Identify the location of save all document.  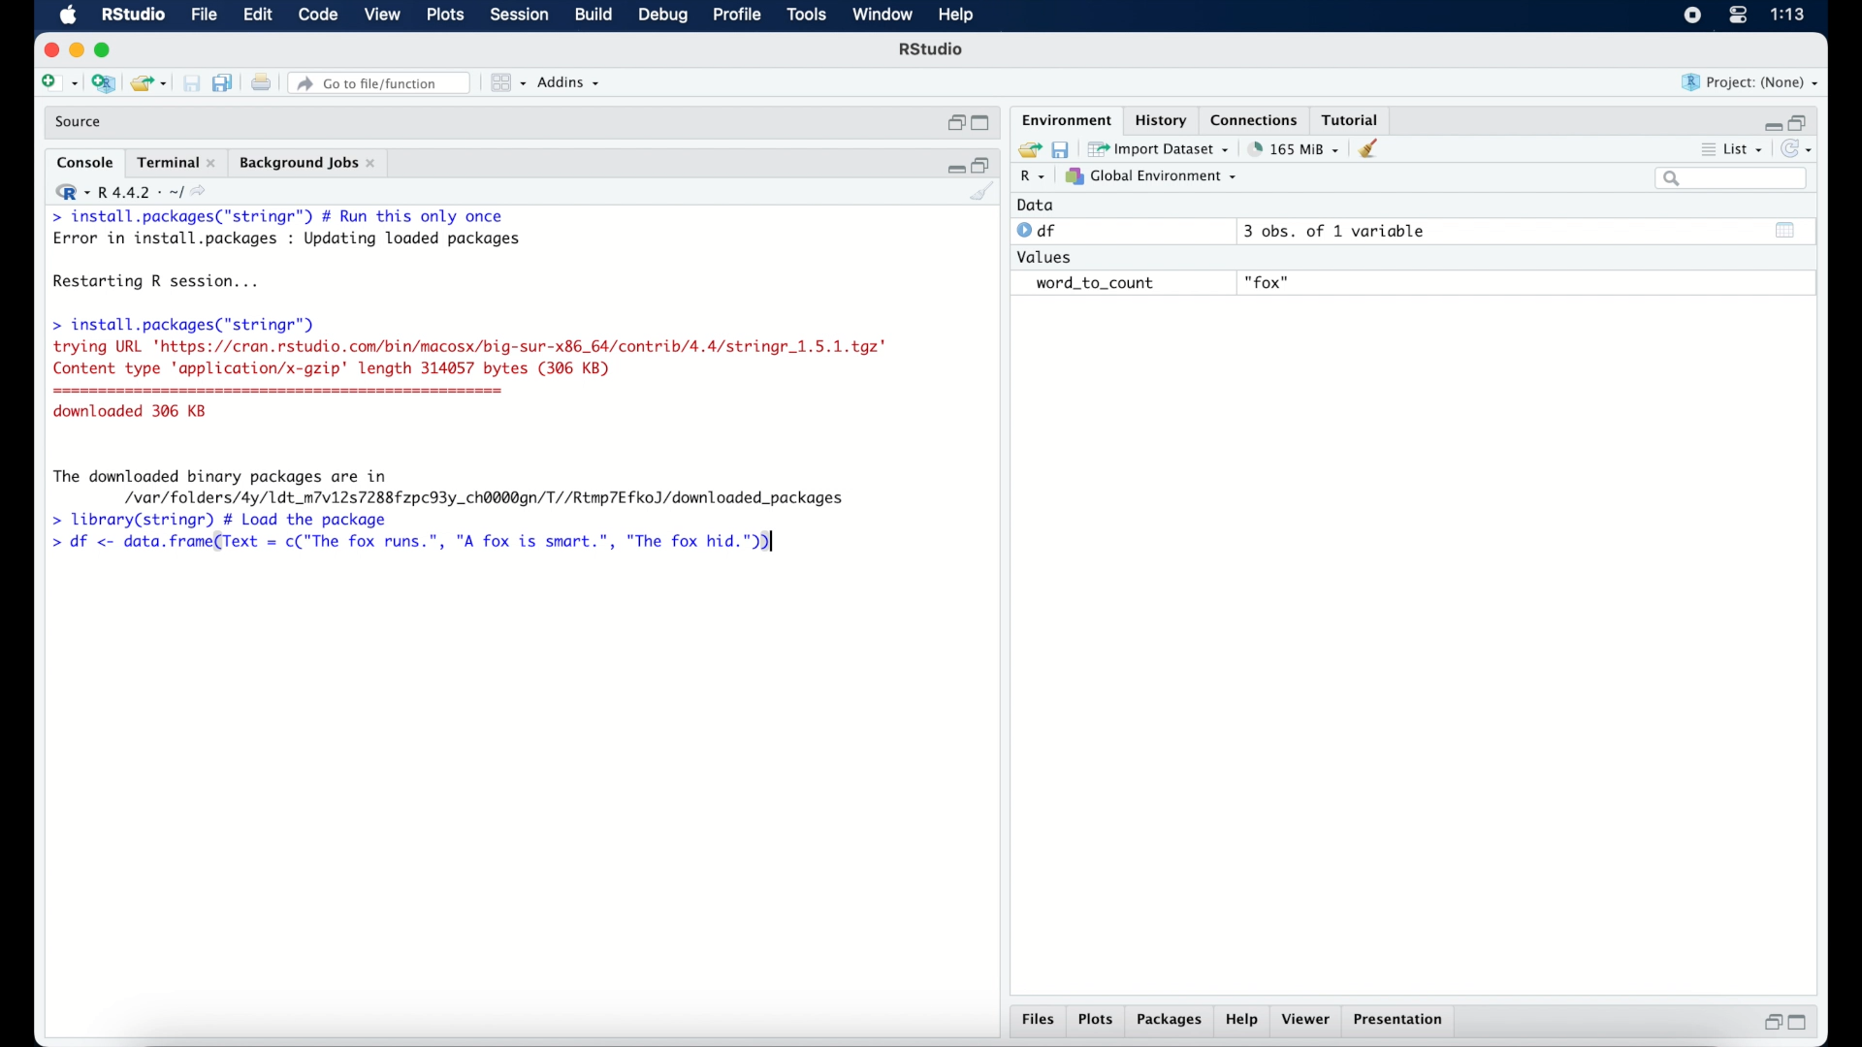
(227, 84).